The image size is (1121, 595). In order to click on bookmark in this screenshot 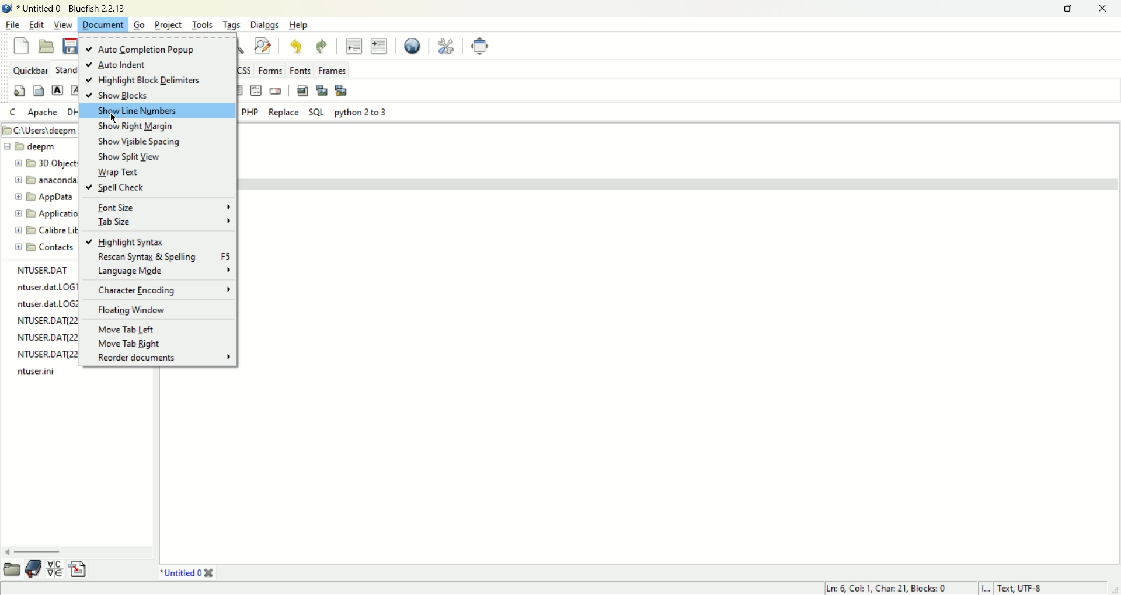, I will do `click(33, 569)`.